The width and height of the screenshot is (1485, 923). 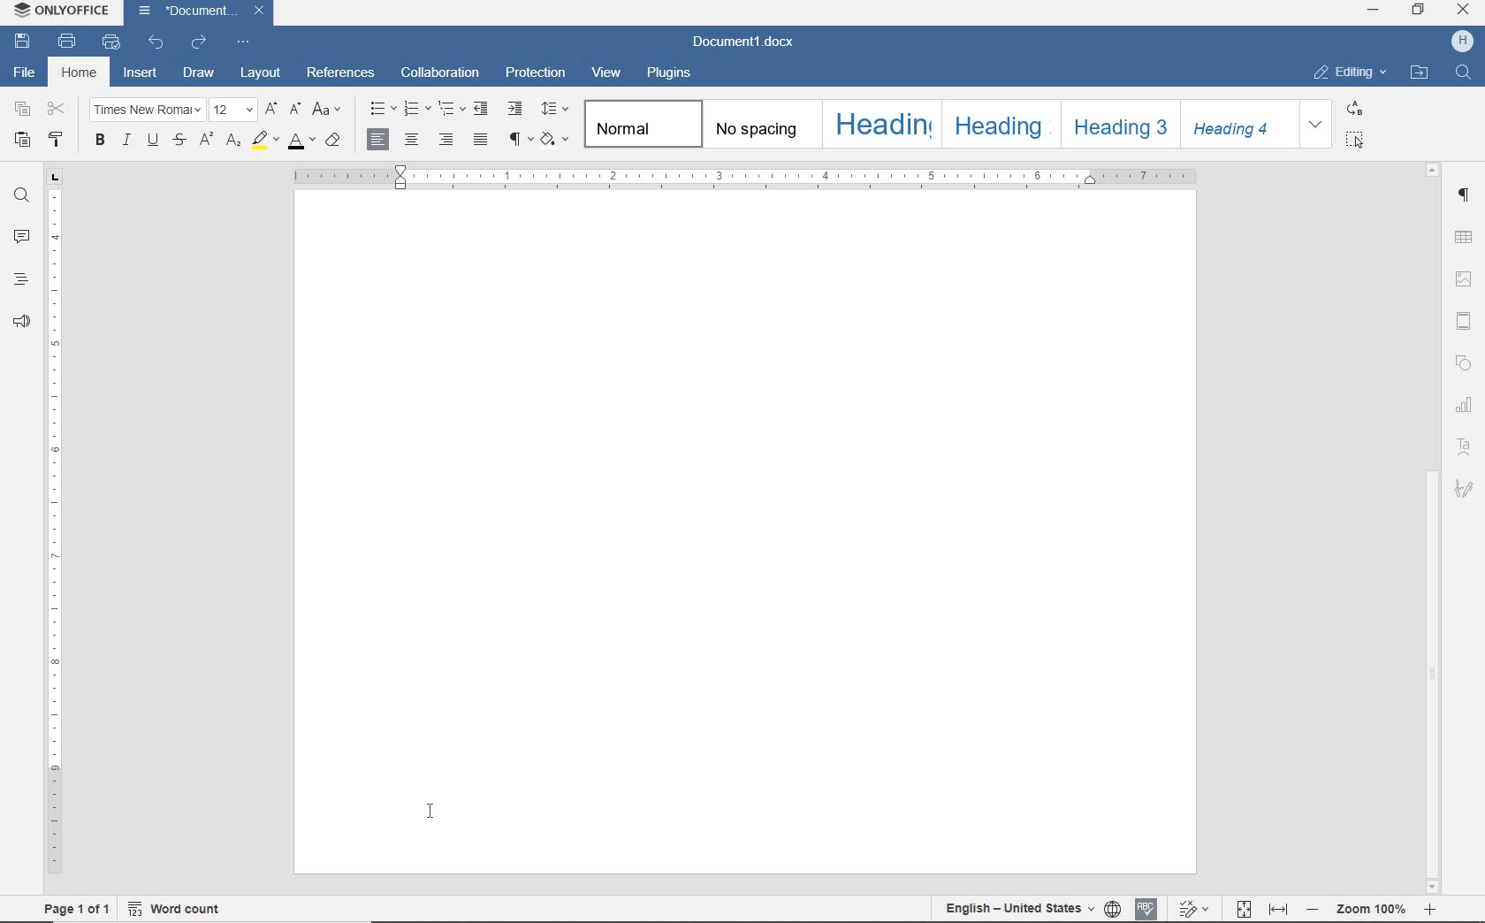 I want to click on select all, so click(x=1353, y=141).